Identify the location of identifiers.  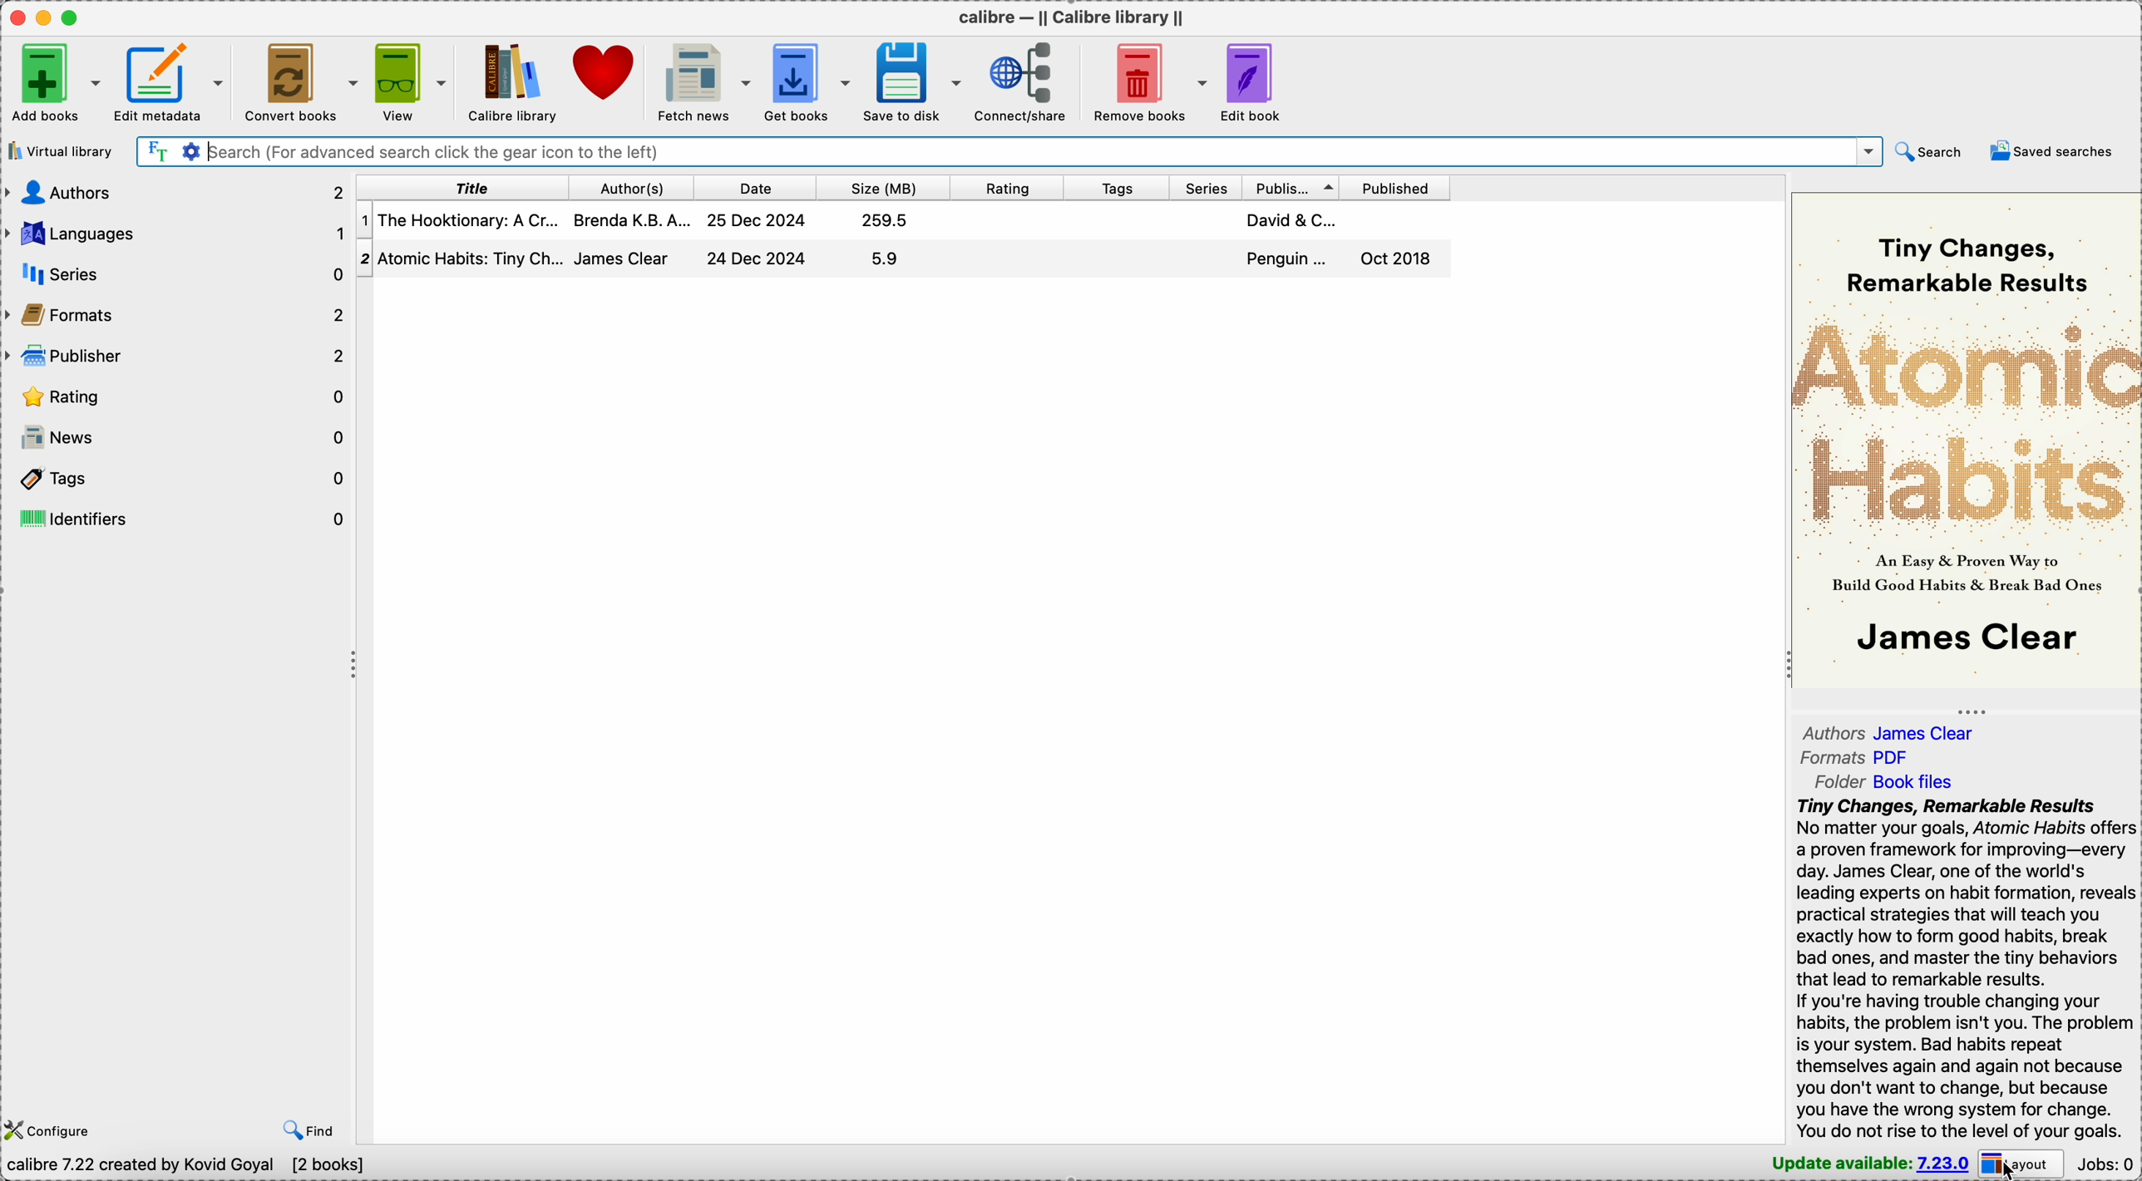
(178, 517).